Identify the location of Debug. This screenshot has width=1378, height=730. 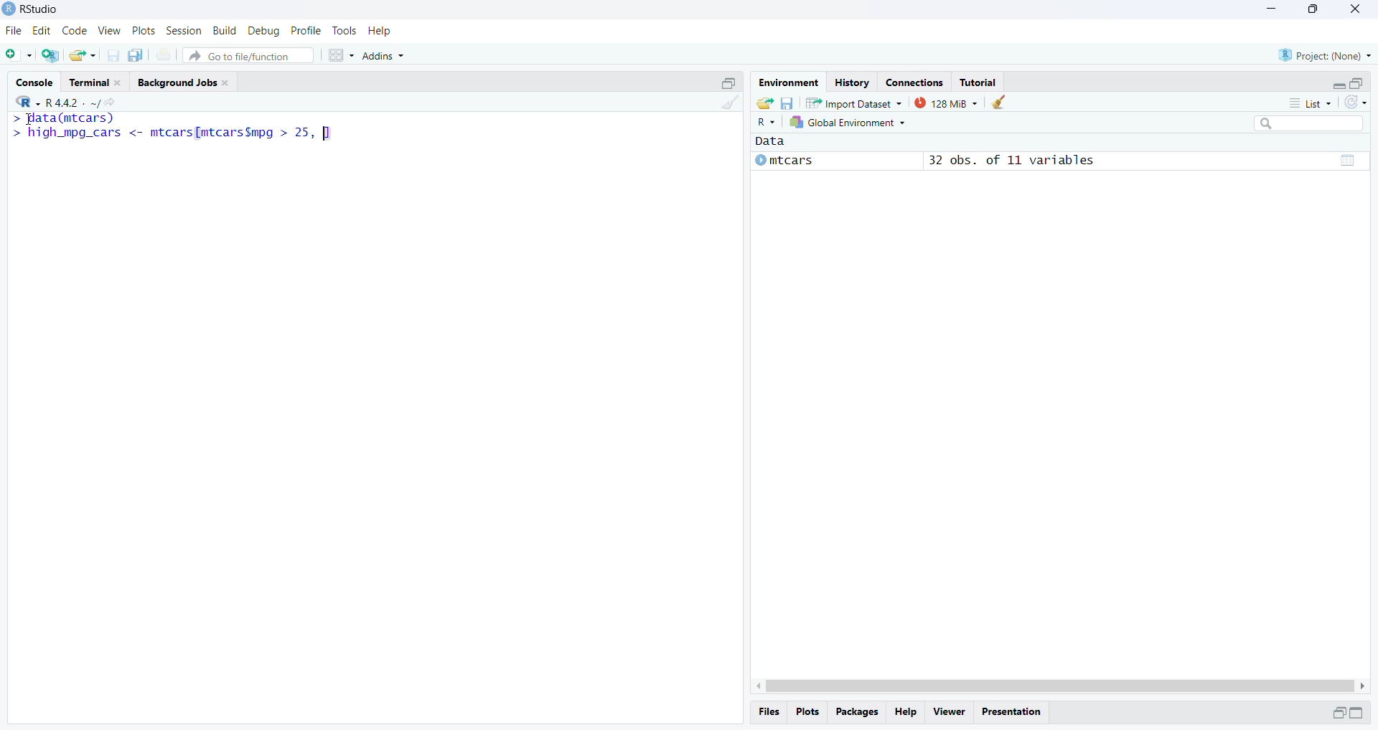
(265, 31).